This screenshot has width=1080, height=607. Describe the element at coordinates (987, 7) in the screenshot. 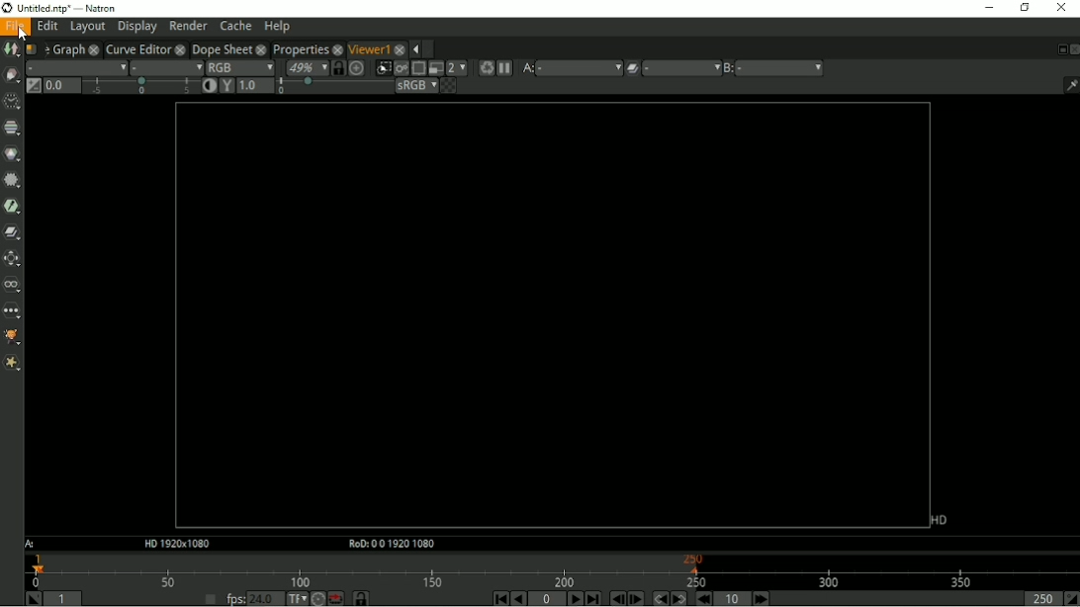

I see `Minimize` at that location.